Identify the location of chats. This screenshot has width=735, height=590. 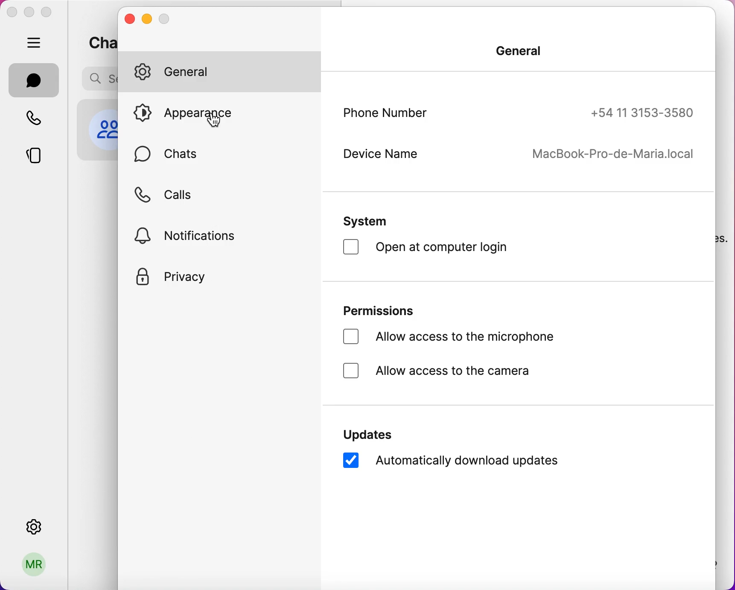
(175, 155).